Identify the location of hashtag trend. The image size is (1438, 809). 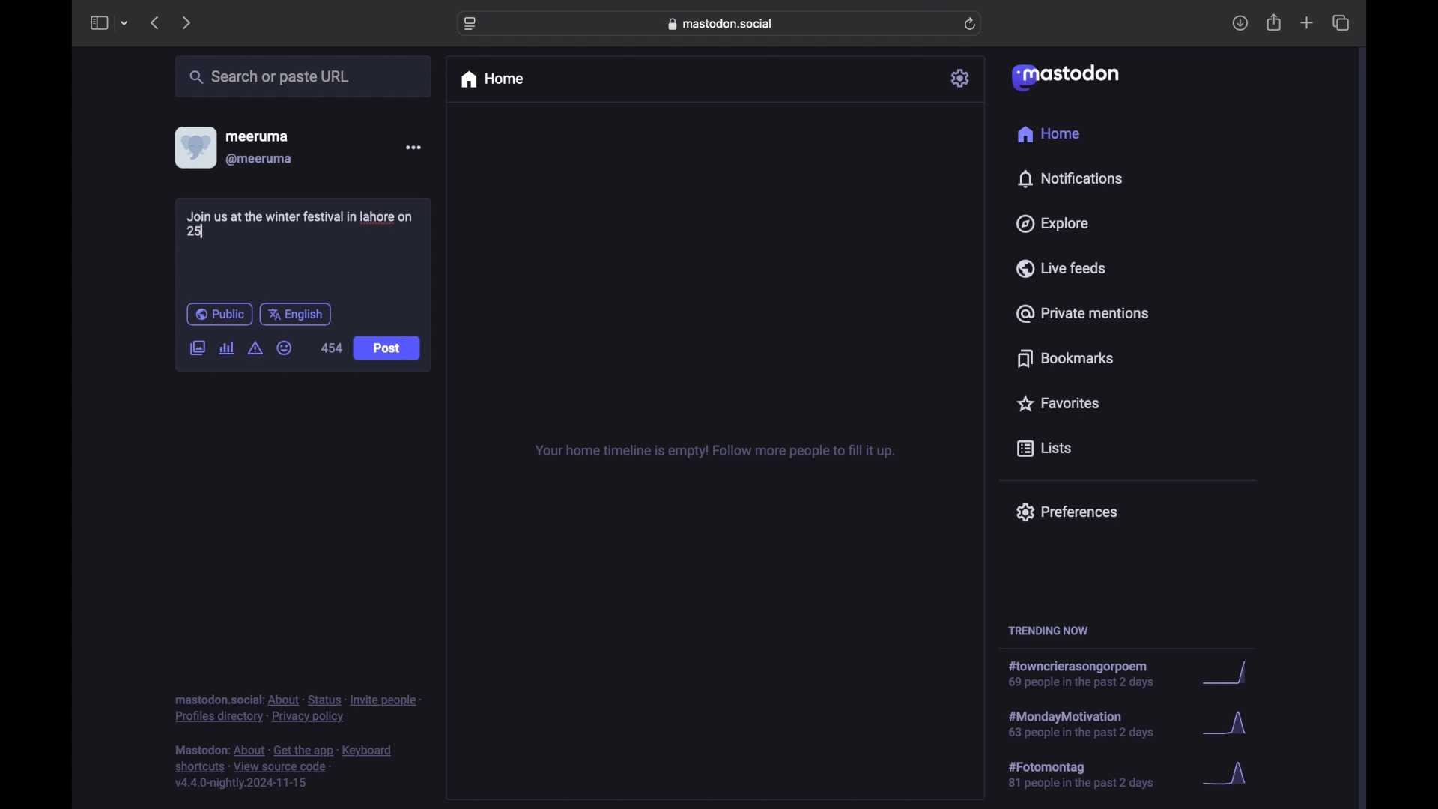
(1089, 675).